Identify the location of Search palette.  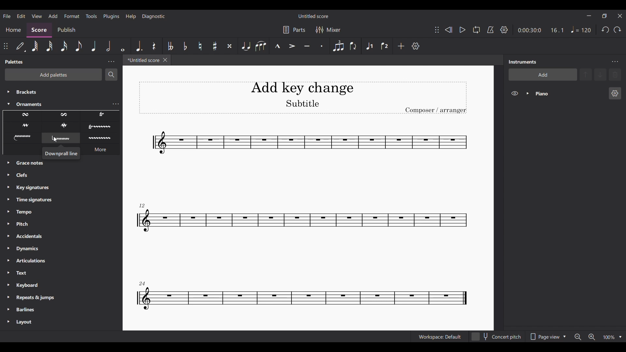
(111, 75).